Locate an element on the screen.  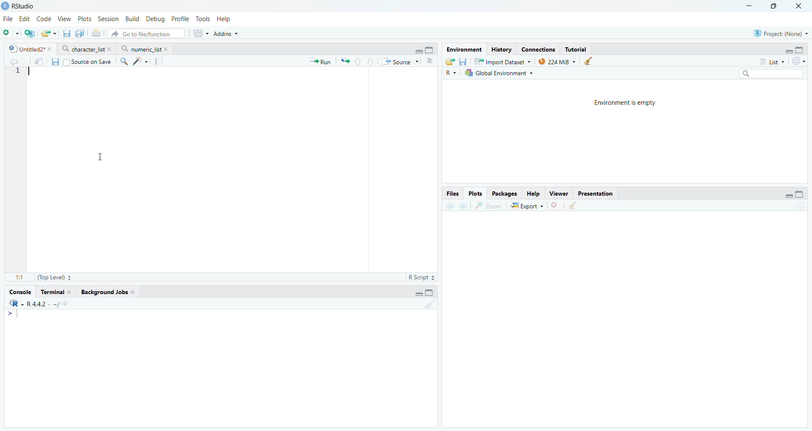
Tools is located at coordinates (203, 19).